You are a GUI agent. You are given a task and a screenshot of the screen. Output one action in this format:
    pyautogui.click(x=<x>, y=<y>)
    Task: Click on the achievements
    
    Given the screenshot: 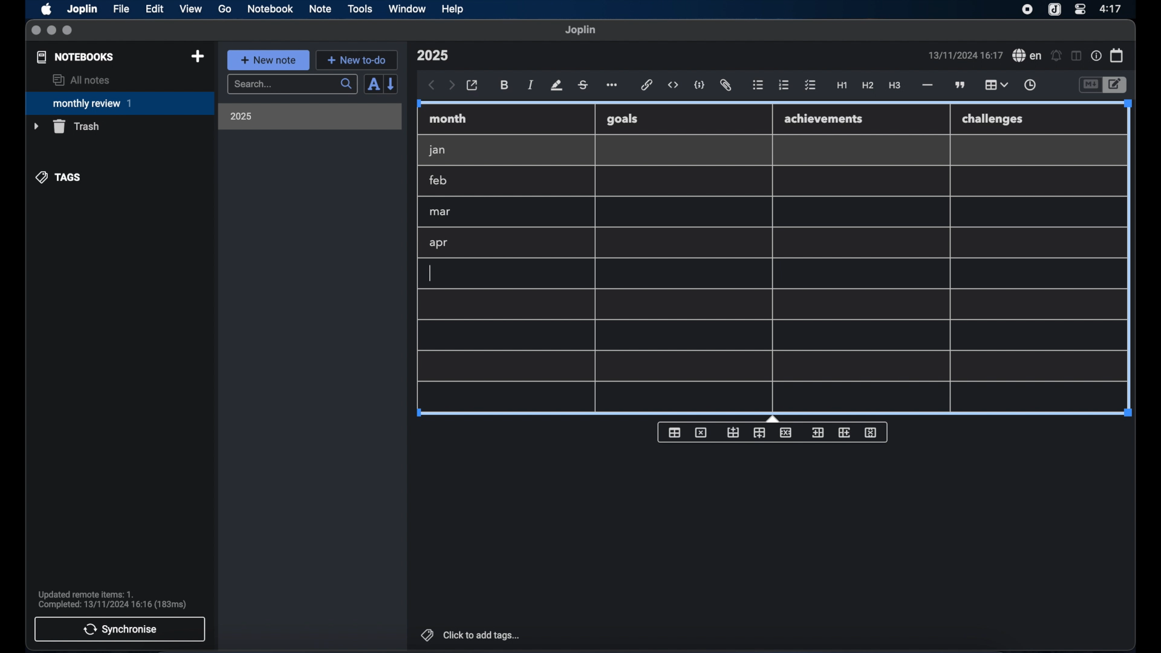 What is the action you would take?
    pyautogui.click(x=824, y=119)
    